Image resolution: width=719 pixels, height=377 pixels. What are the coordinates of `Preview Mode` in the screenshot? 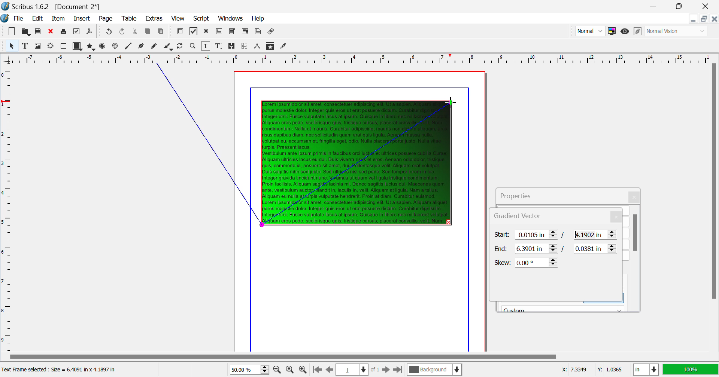 It's located at (589, 31).